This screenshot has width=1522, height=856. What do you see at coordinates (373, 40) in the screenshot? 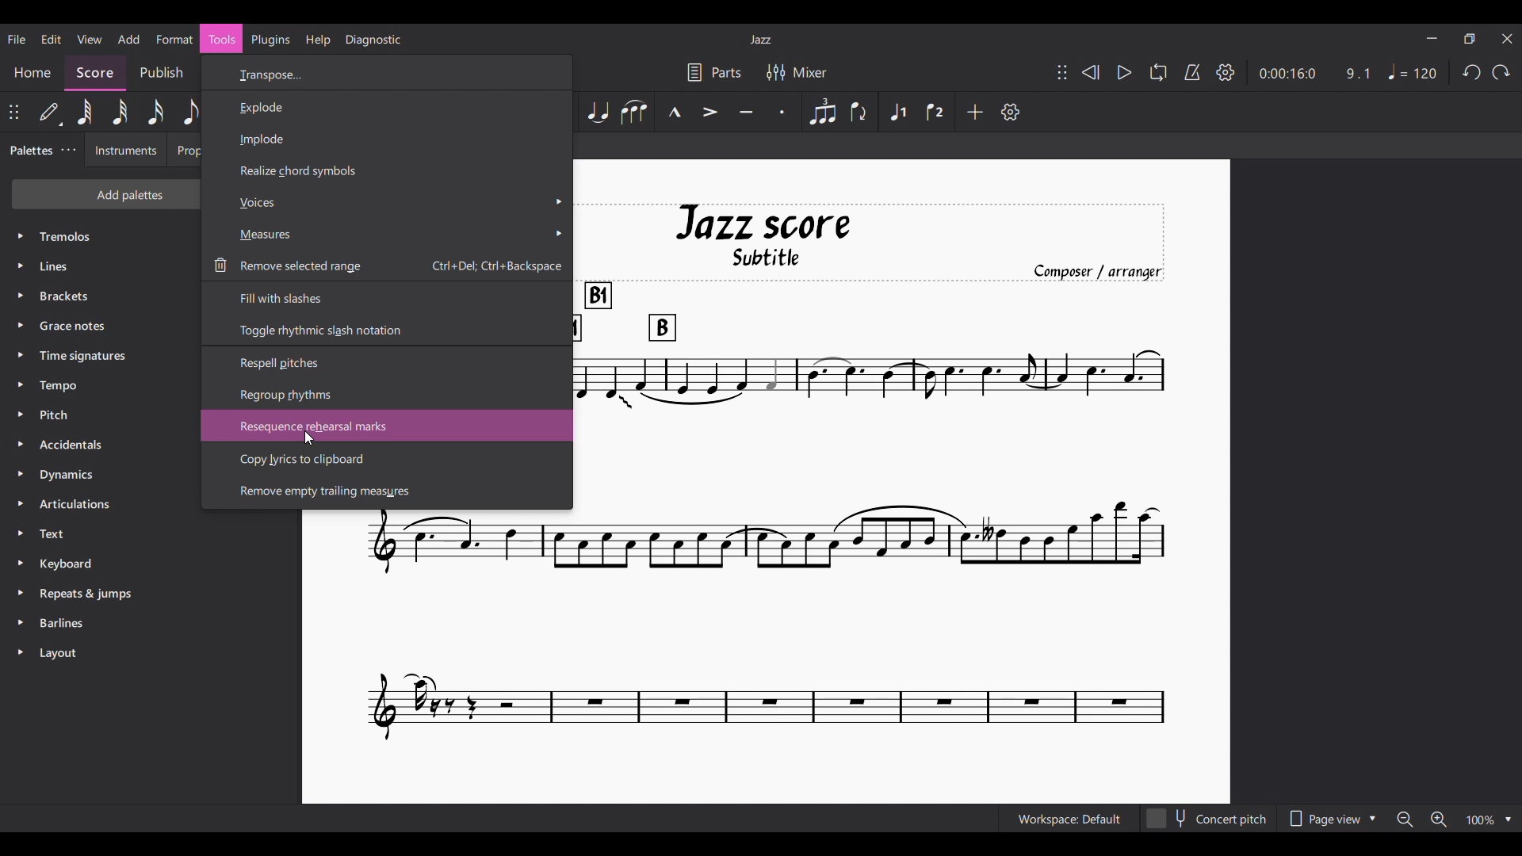
I see `Diagnostic menu` at bounding box center [373, 40].